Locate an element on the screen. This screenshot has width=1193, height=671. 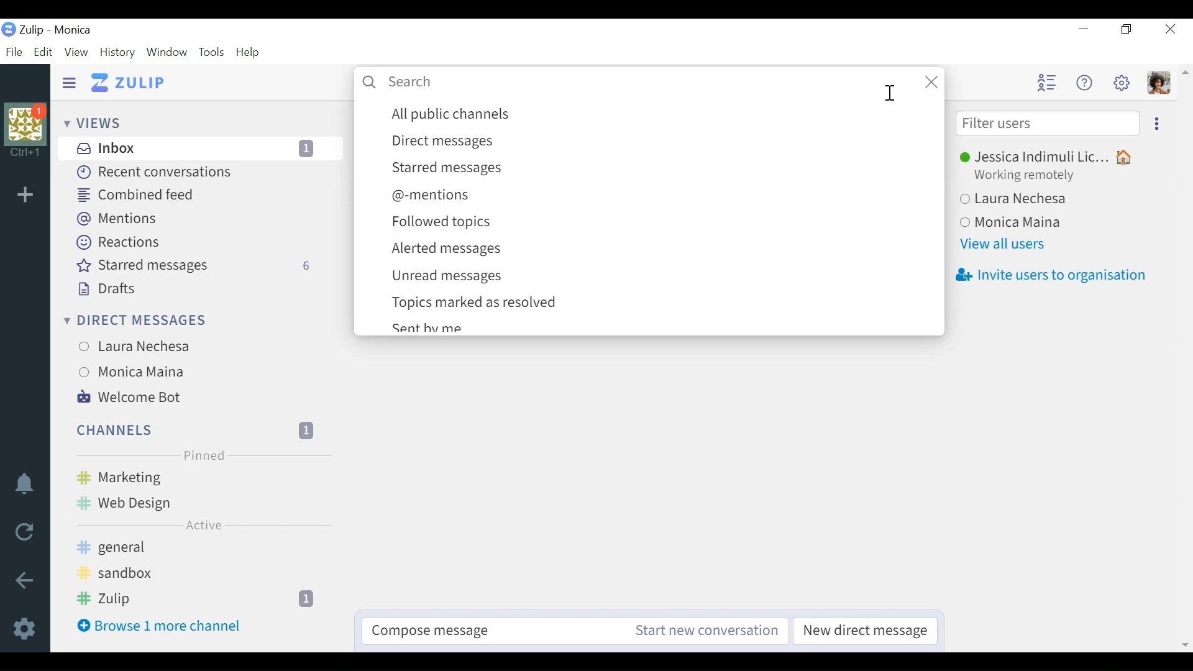
Channels is located at coordinates (196, 431).